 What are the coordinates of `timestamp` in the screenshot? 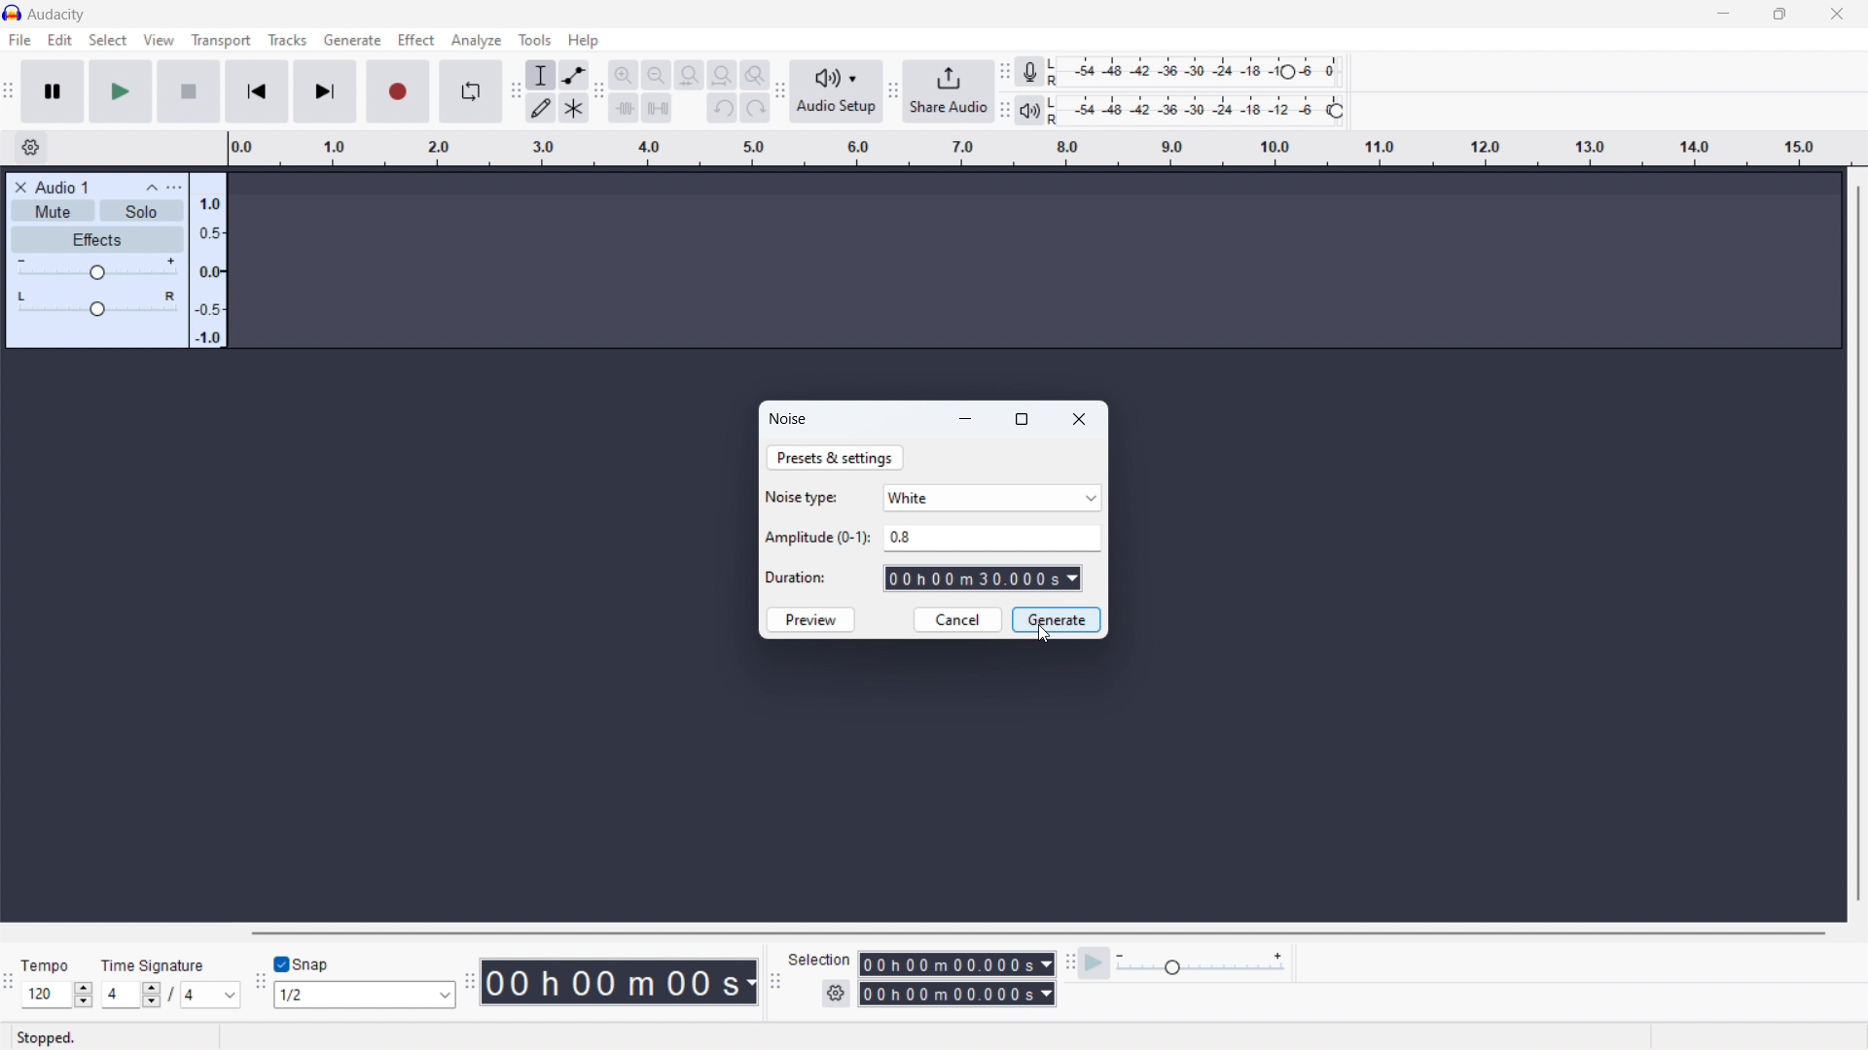 It's located at (619, 982).